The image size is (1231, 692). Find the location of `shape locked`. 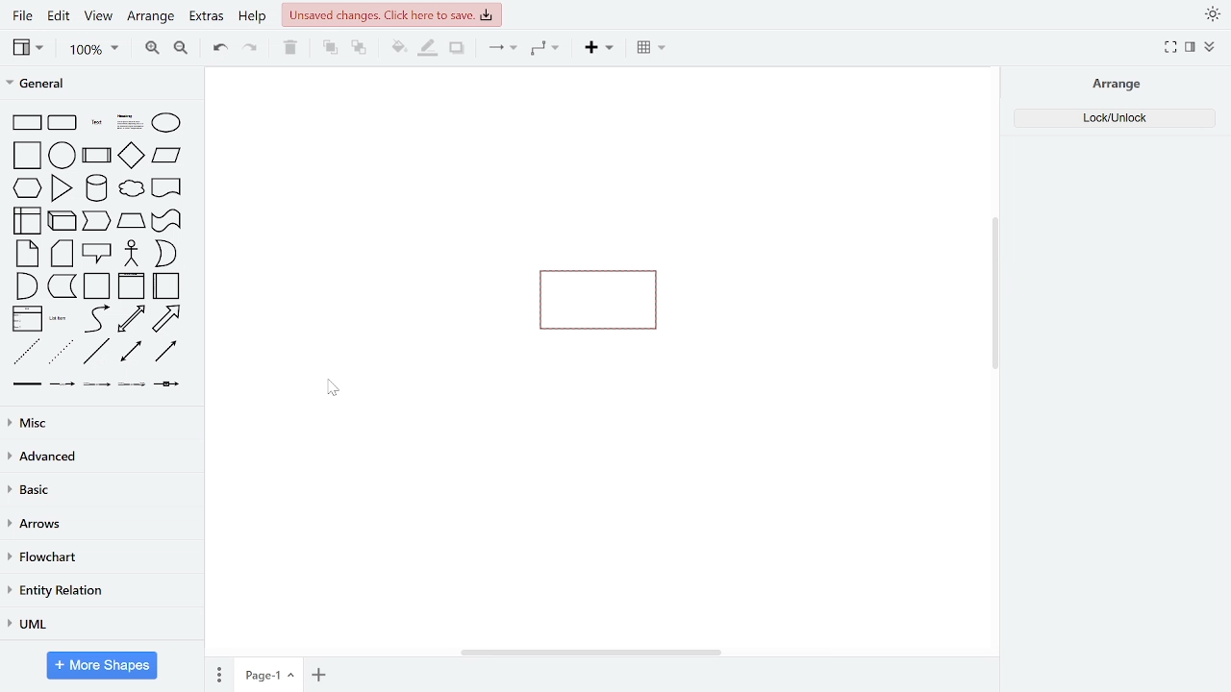

shape locked is located at coordinates (613, 305).